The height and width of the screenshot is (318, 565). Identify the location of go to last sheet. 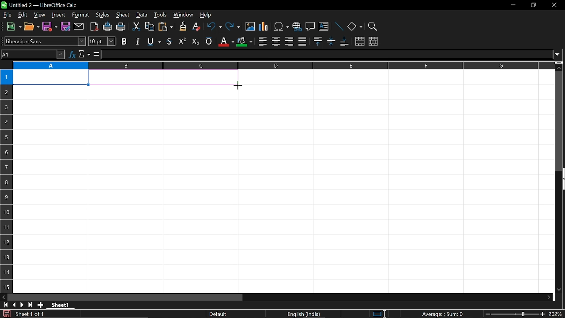
(29, 305).